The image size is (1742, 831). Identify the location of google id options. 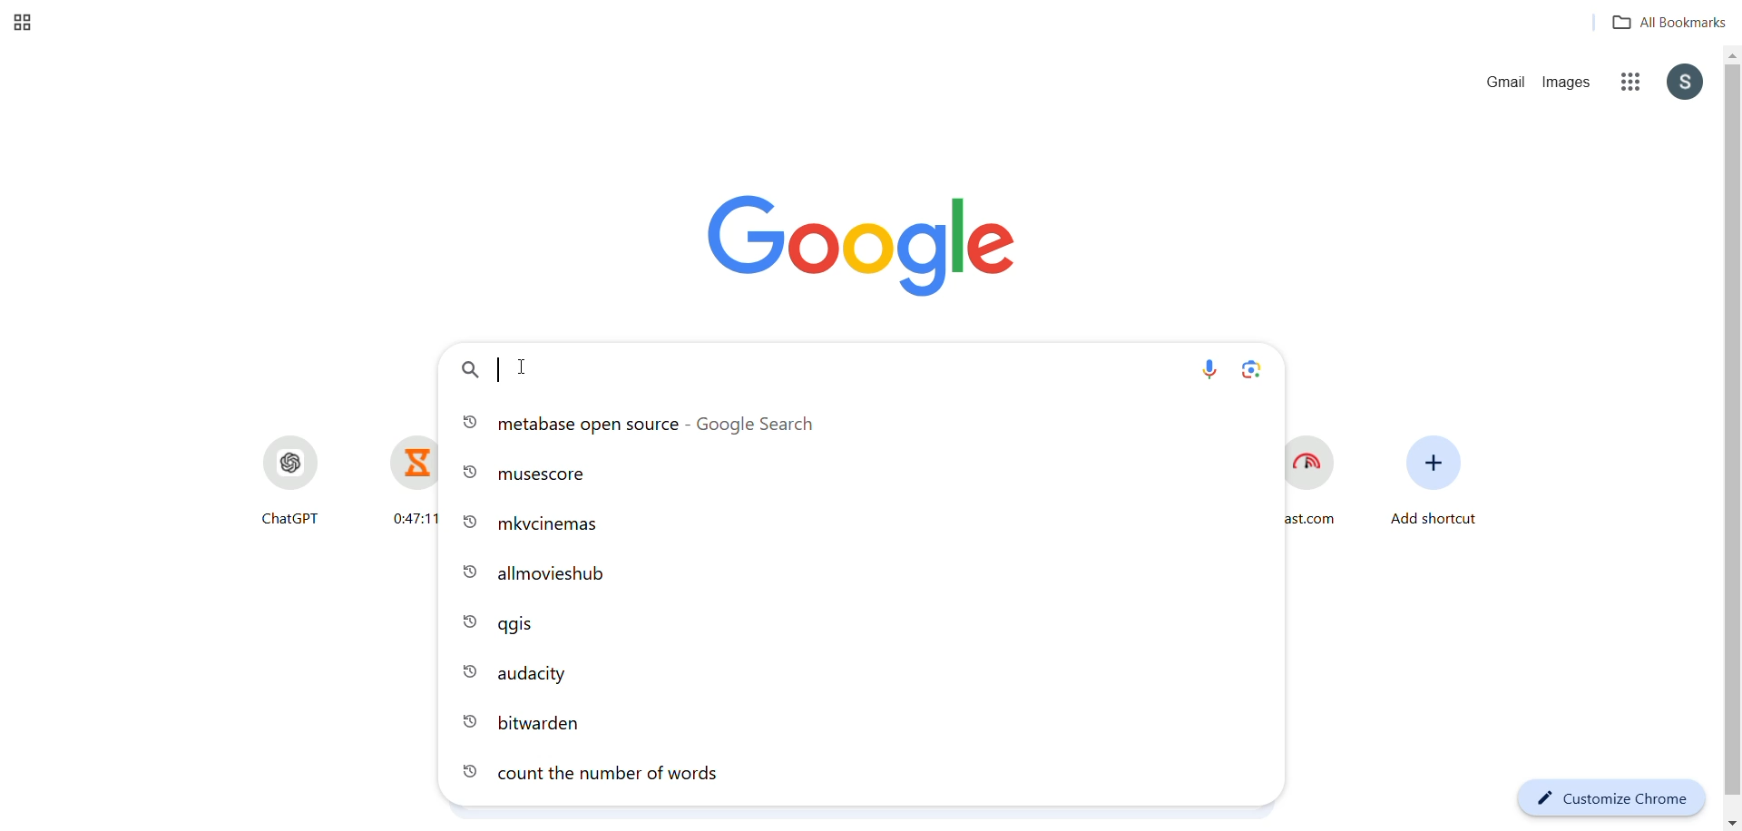
(1685, 83).